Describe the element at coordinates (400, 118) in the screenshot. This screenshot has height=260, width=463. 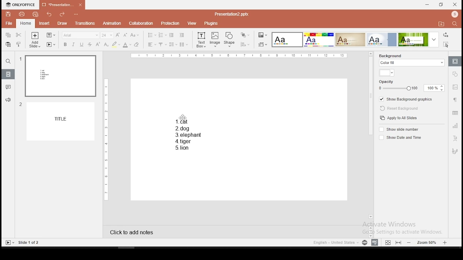
I see `apply to all slides` at that location.